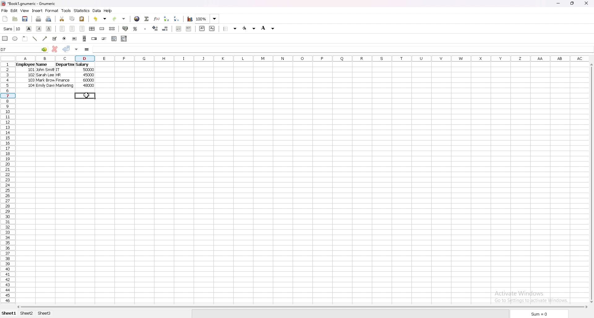 The width and height of the screenshot is (594, 318). I want to click on redo, so click(119, 19).